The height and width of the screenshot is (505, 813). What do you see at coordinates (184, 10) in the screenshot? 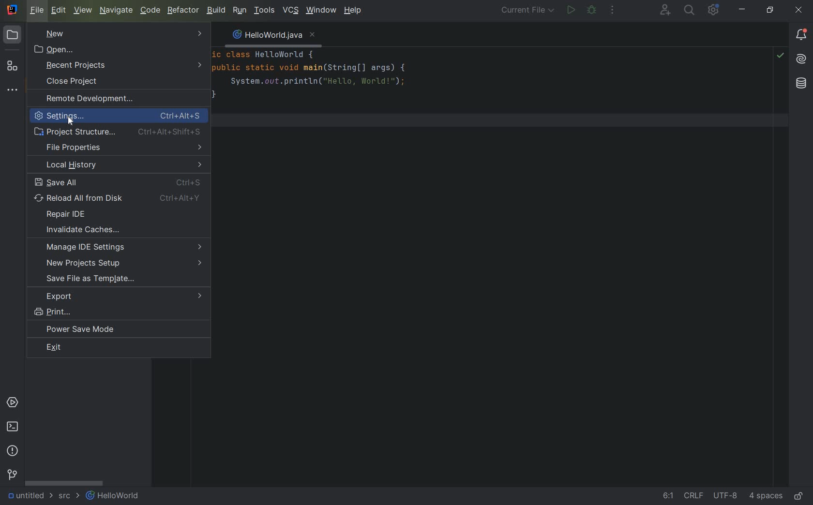
I see `REFACTOR` at bounding box center [184, 10].